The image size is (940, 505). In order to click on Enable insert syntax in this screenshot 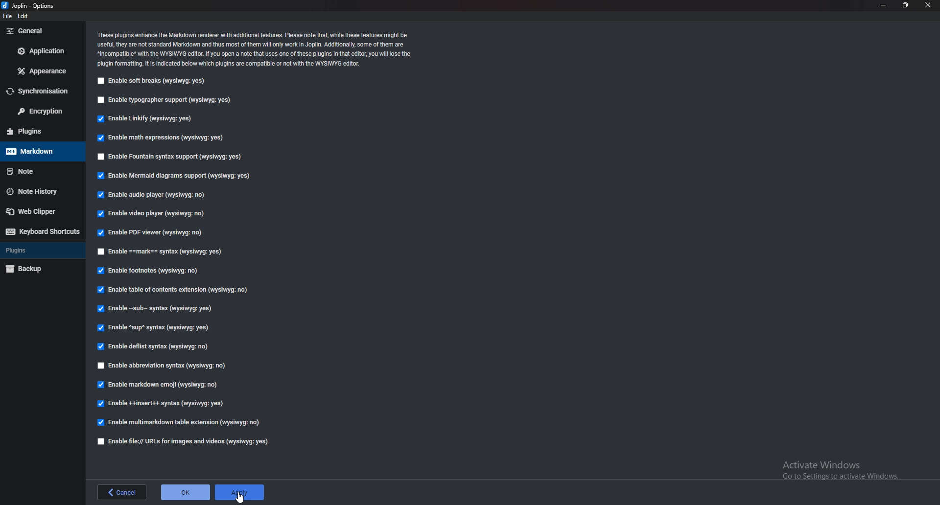, I will do `click(162, 403)`.